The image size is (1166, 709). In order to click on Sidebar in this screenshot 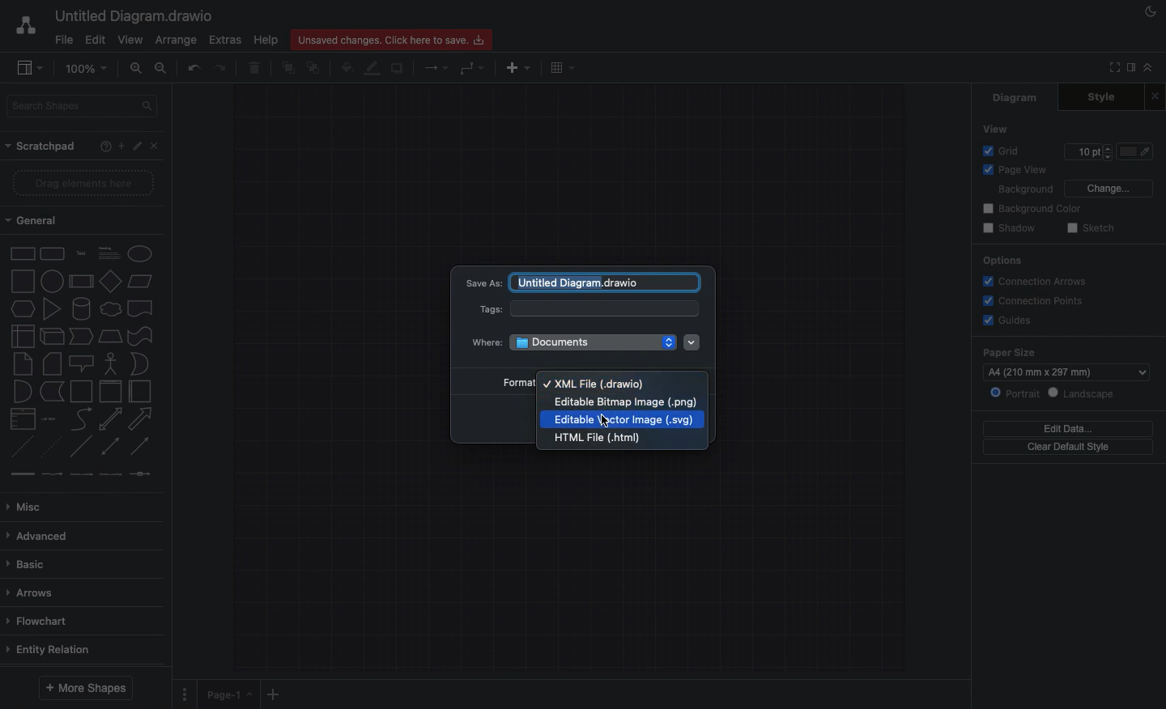, I will do `click(30, 68)`.